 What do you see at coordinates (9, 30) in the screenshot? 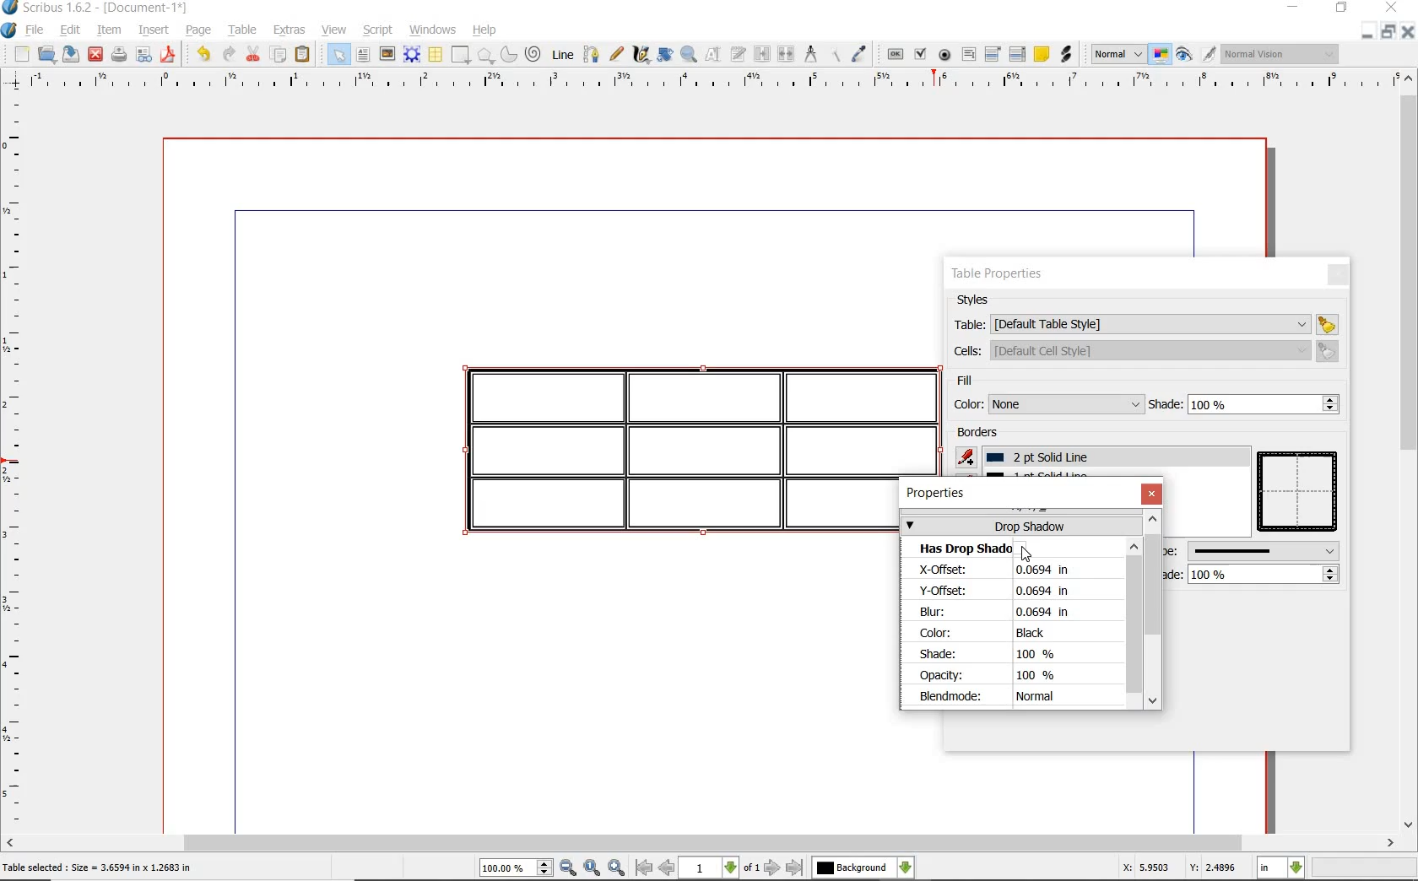
I see `system logo` at bounding box center [9, 30].